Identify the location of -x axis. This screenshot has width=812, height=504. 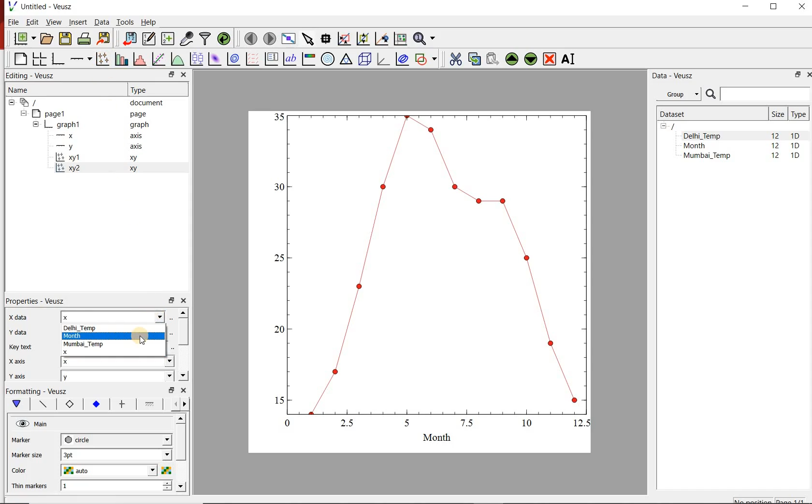
(95, 136).